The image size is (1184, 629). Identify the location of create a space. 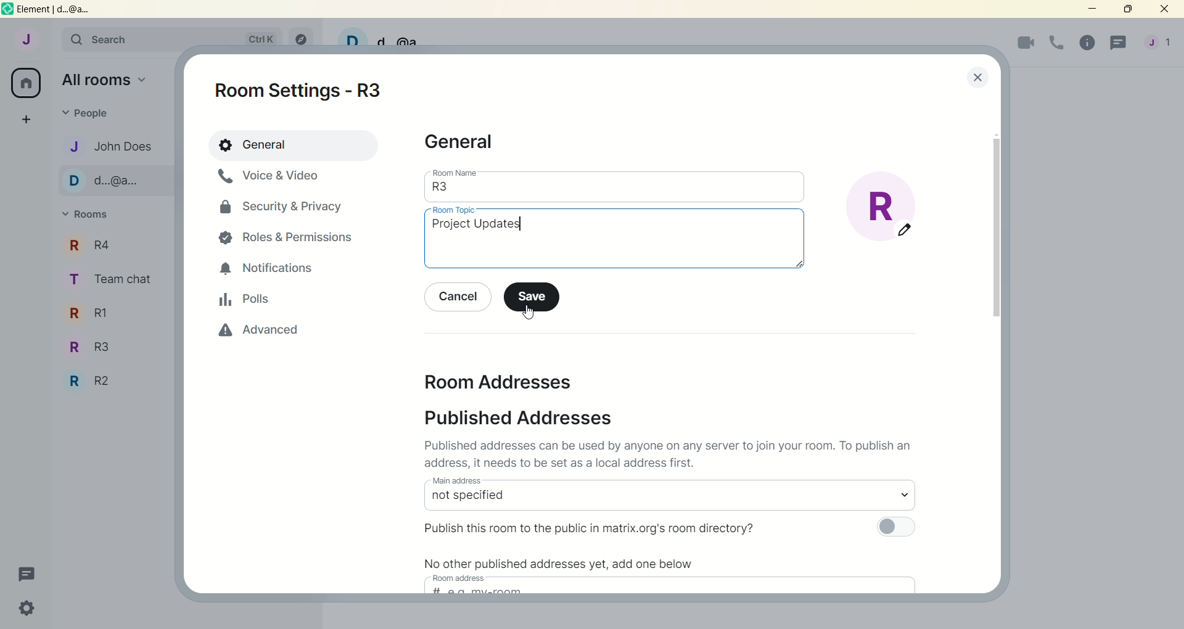
(25, 118).